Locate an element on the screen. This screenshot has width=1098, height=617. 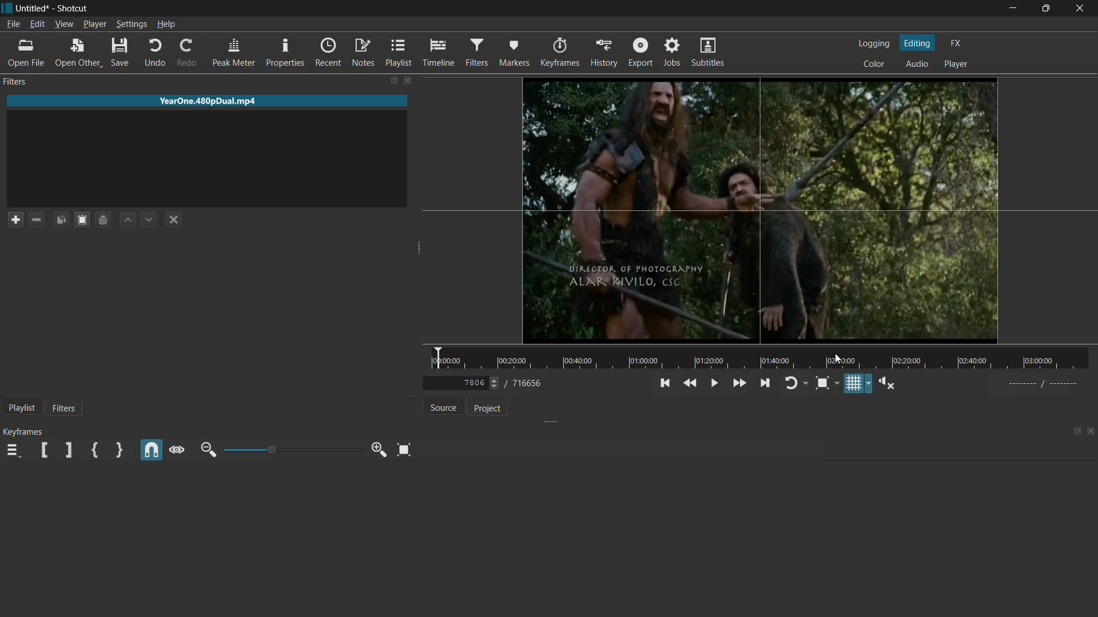
adjustment bar is located at coordinates (288, 450).